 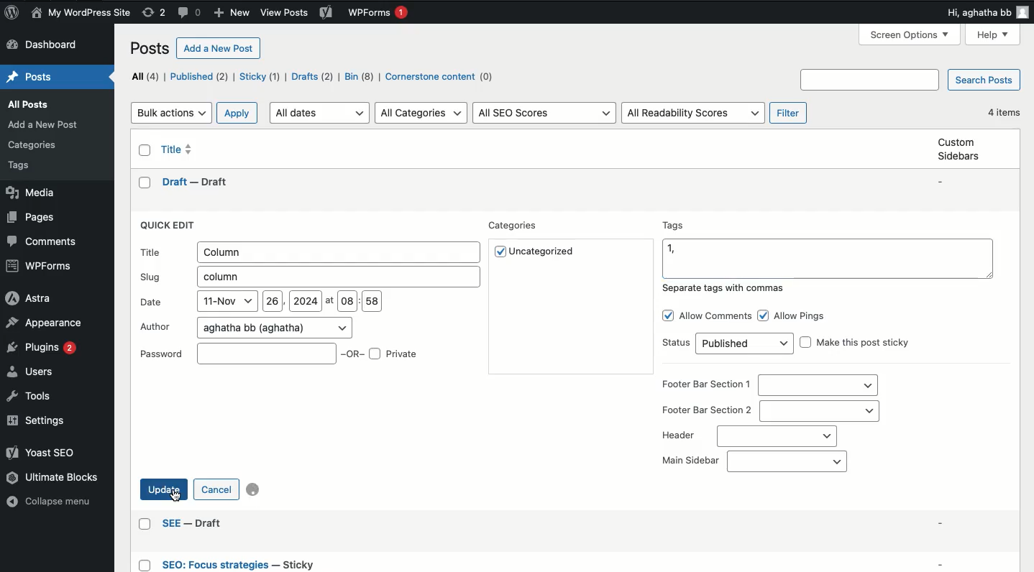 I want to click on Bulk actions, so click(x=171, y=112).